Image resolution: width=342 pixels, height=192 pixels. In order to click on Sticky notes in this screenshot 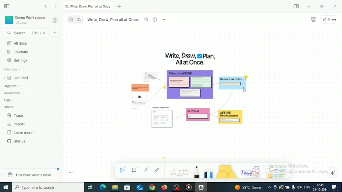, I will do `click(138, 94)`.